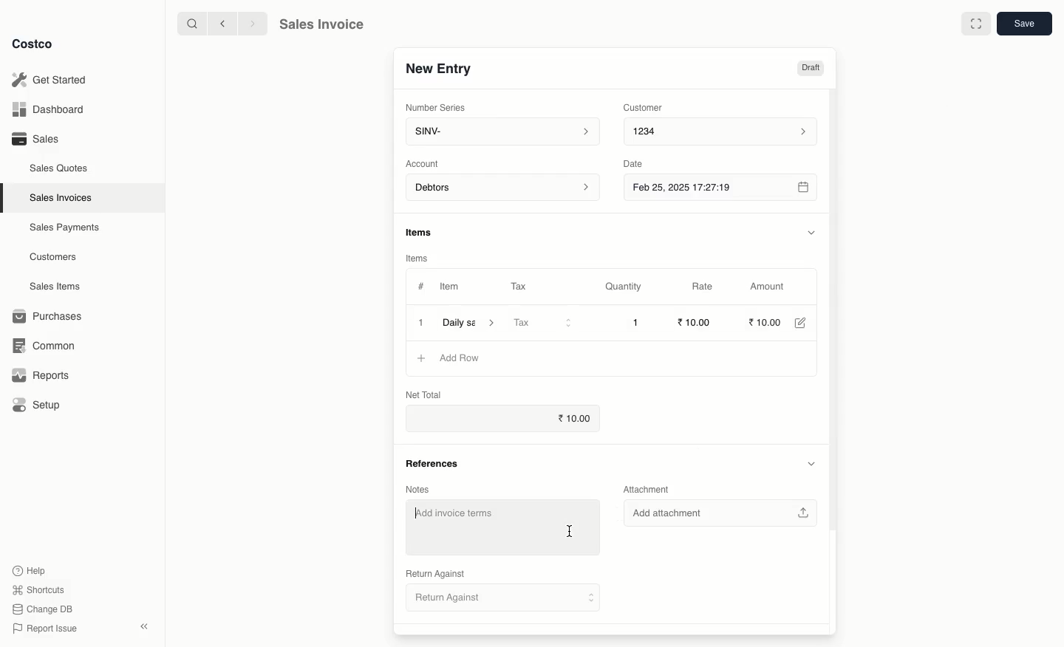 The width and height of the screenshot is (1064, 647). I want to click on Report Issue, so click(47, 629).